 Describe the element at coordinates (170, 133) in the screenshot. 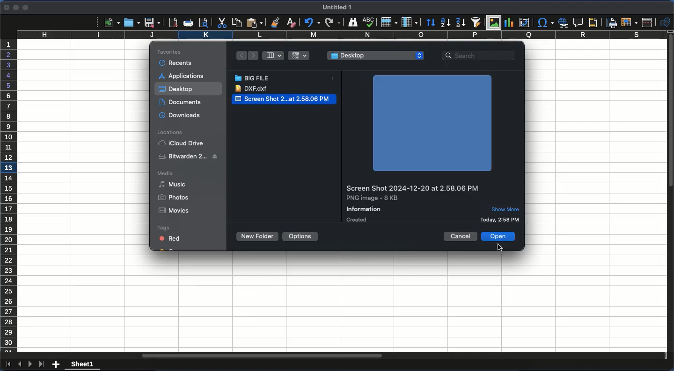

I see `locations` at that location.